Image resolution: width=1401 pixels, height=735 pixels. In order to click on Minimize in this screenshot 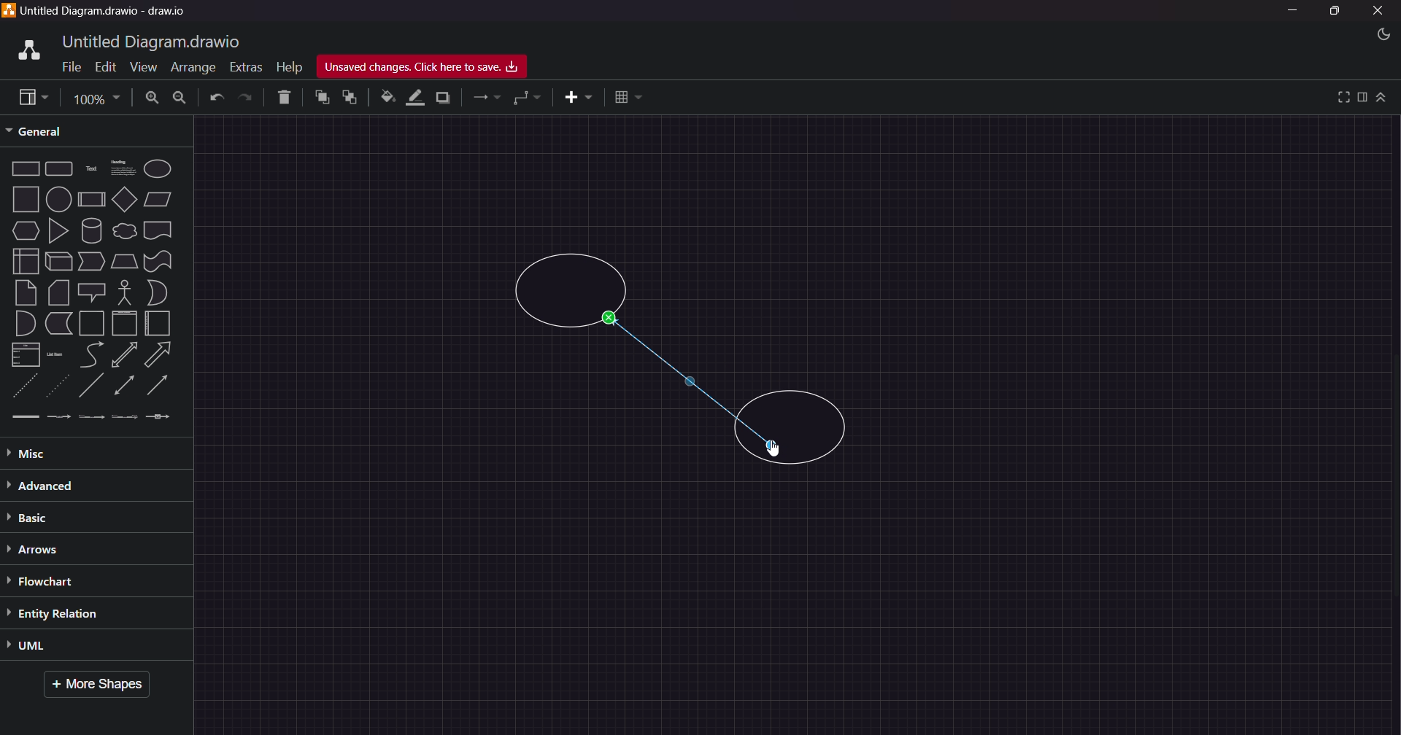, I will do `click(1297, 12)`.